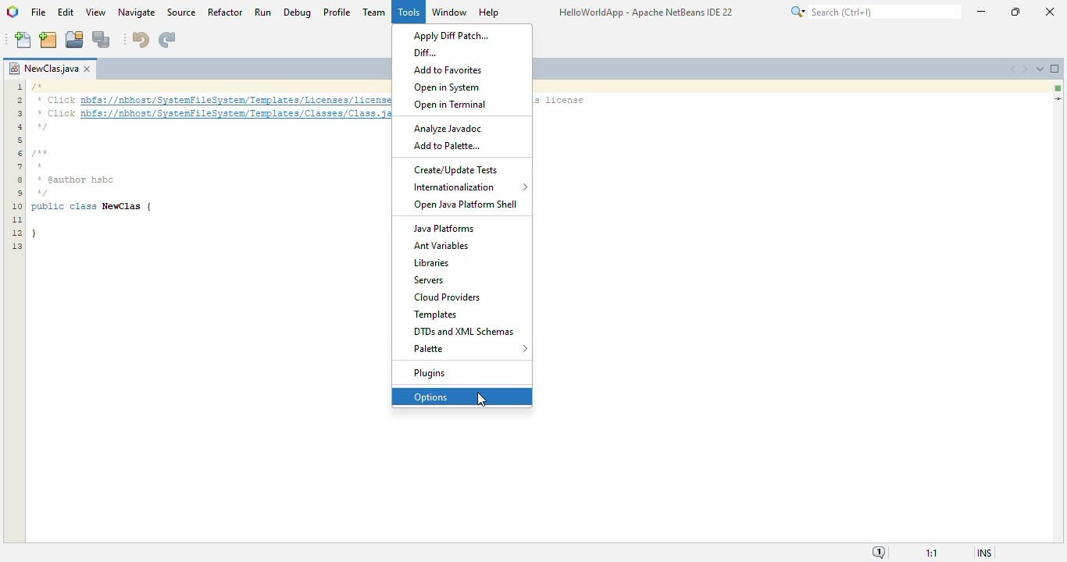 The image size is (1067, 562). I want to click on diff, so click(425, 52).